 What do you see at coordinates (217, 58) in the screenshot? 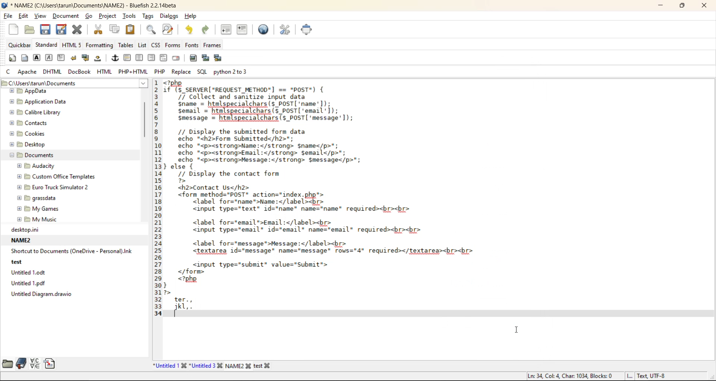
I see `insert multiple thumbnail` at bounding box center [217, 58].